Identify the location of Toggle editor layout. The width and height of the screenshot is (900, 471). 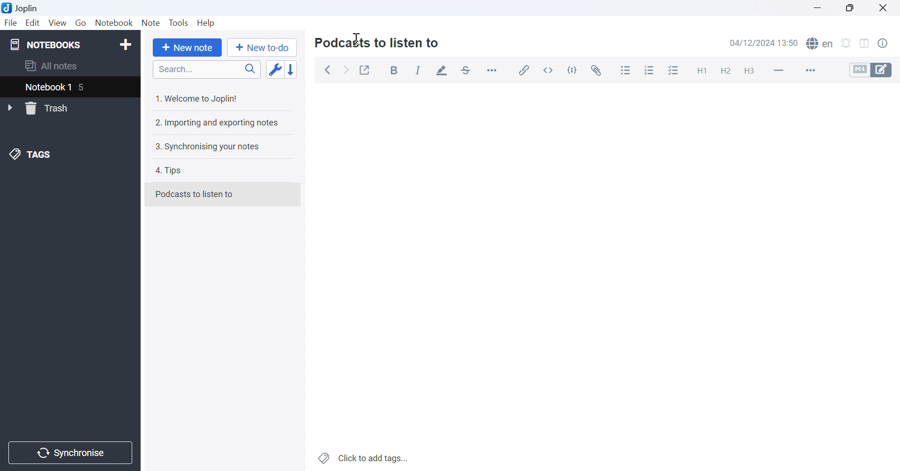
(865, 44).